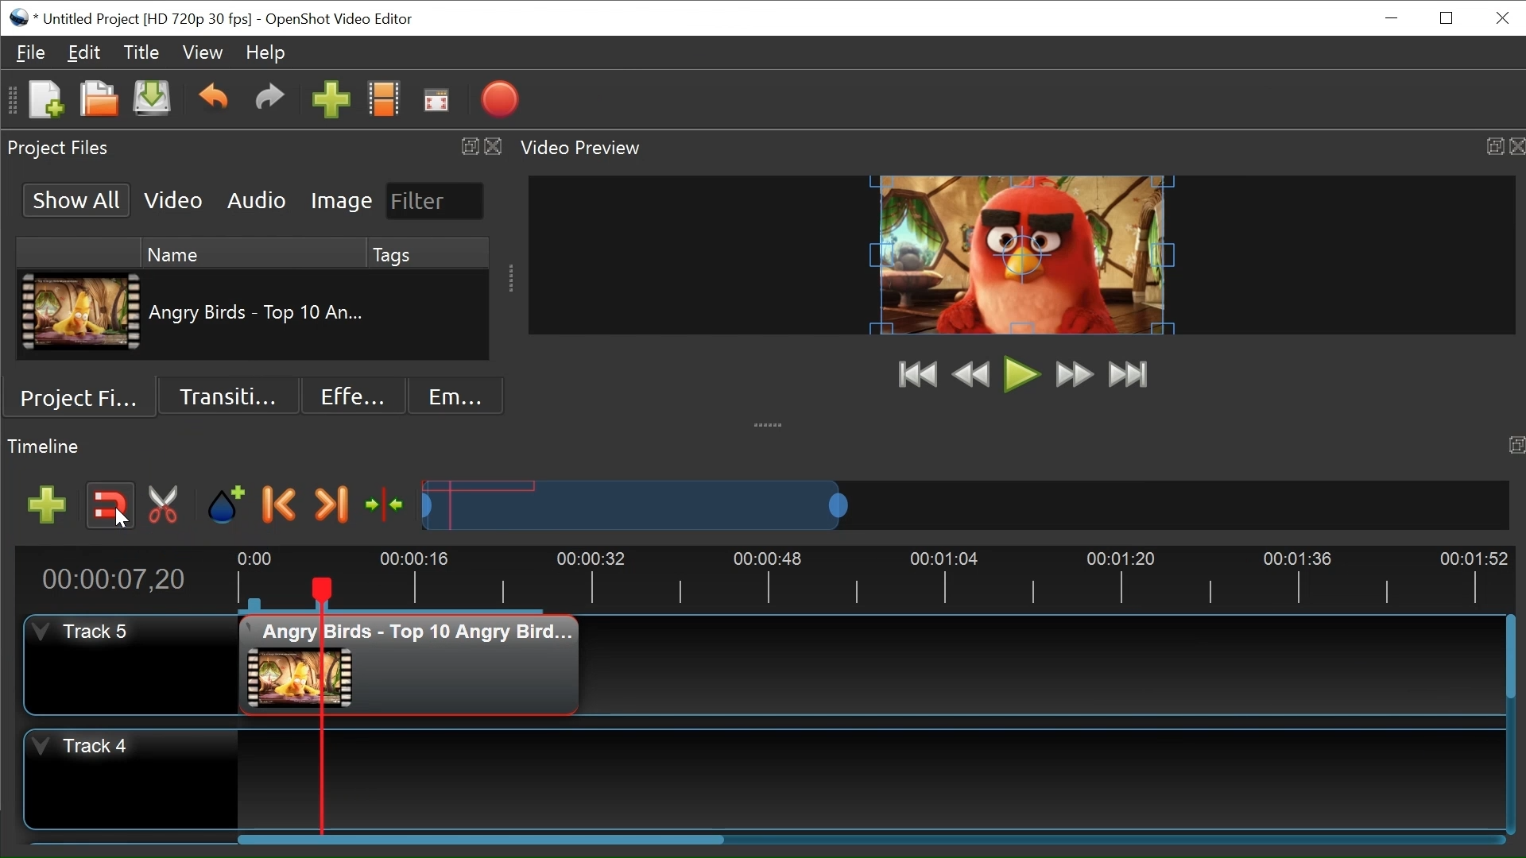 The image size is (1526, 858). What do you see at coordinates (84, 630) in the screenshot?
I see `Track Header` at bounding box center [84, 630].